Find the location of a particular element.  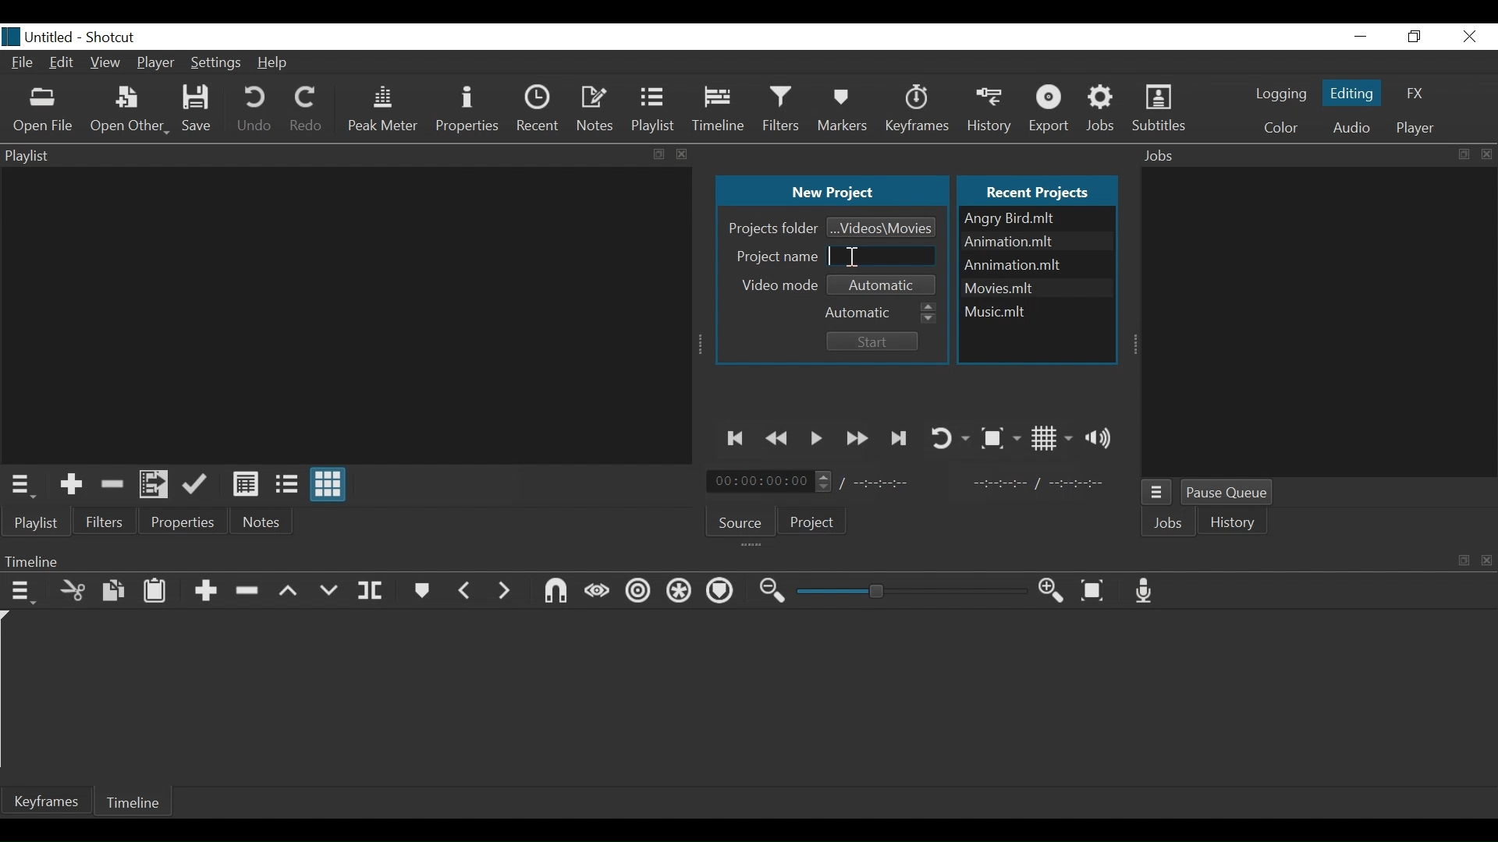

Color is located at coordinates (1281, 127).